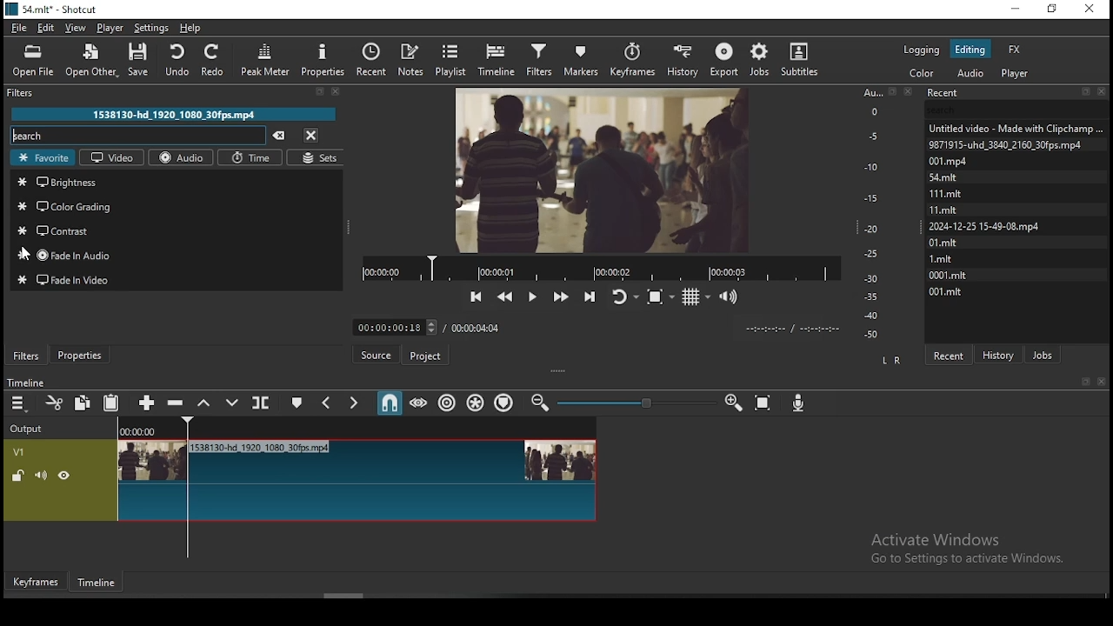 The width and height of the screenshot is (1113, 626). I want to click on subtitles, so click(800, 60).